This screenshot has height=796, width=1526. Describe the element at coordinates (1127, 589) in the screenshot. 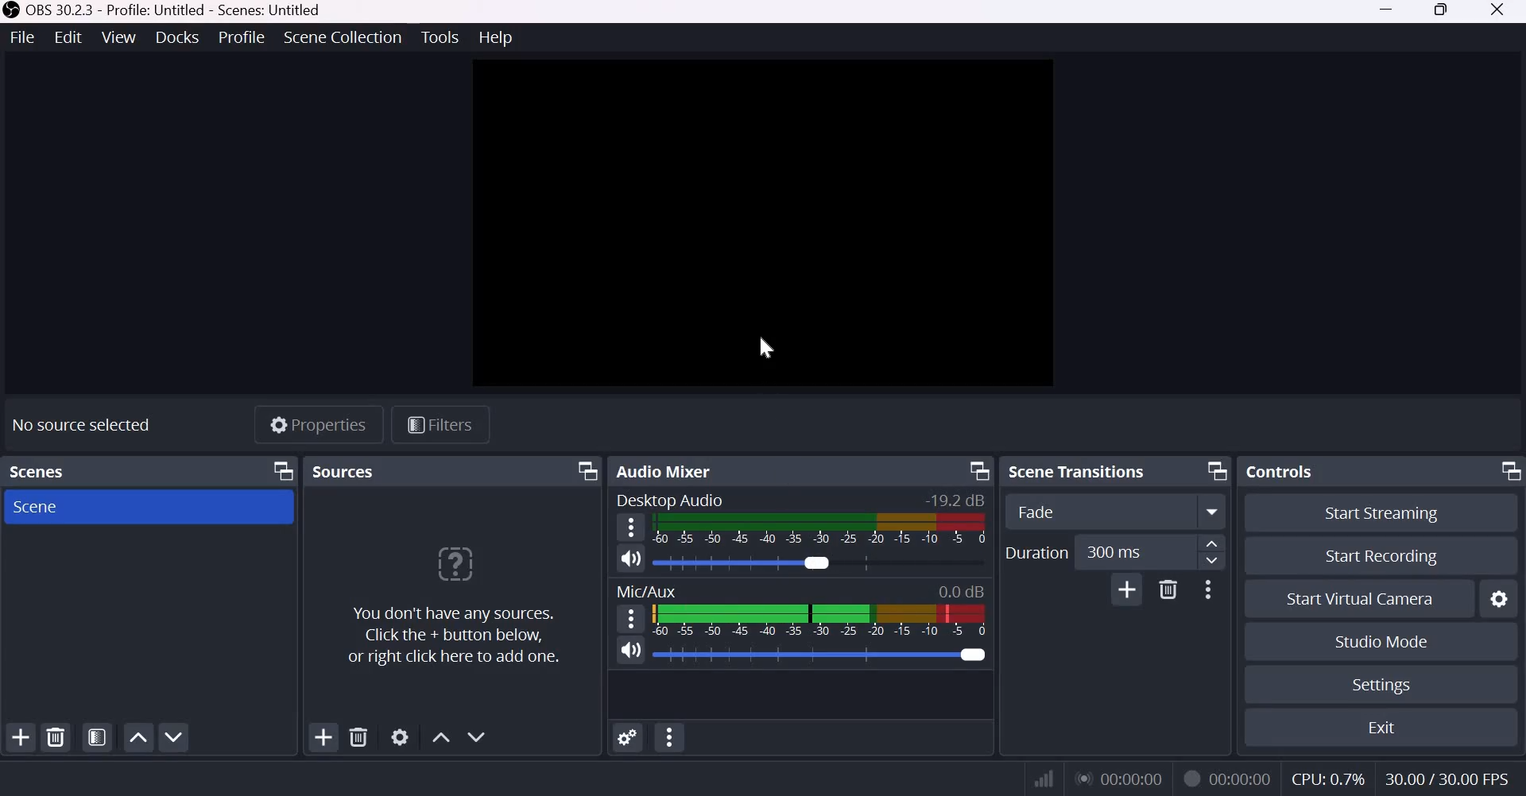

I see `Add Transition` at that location.